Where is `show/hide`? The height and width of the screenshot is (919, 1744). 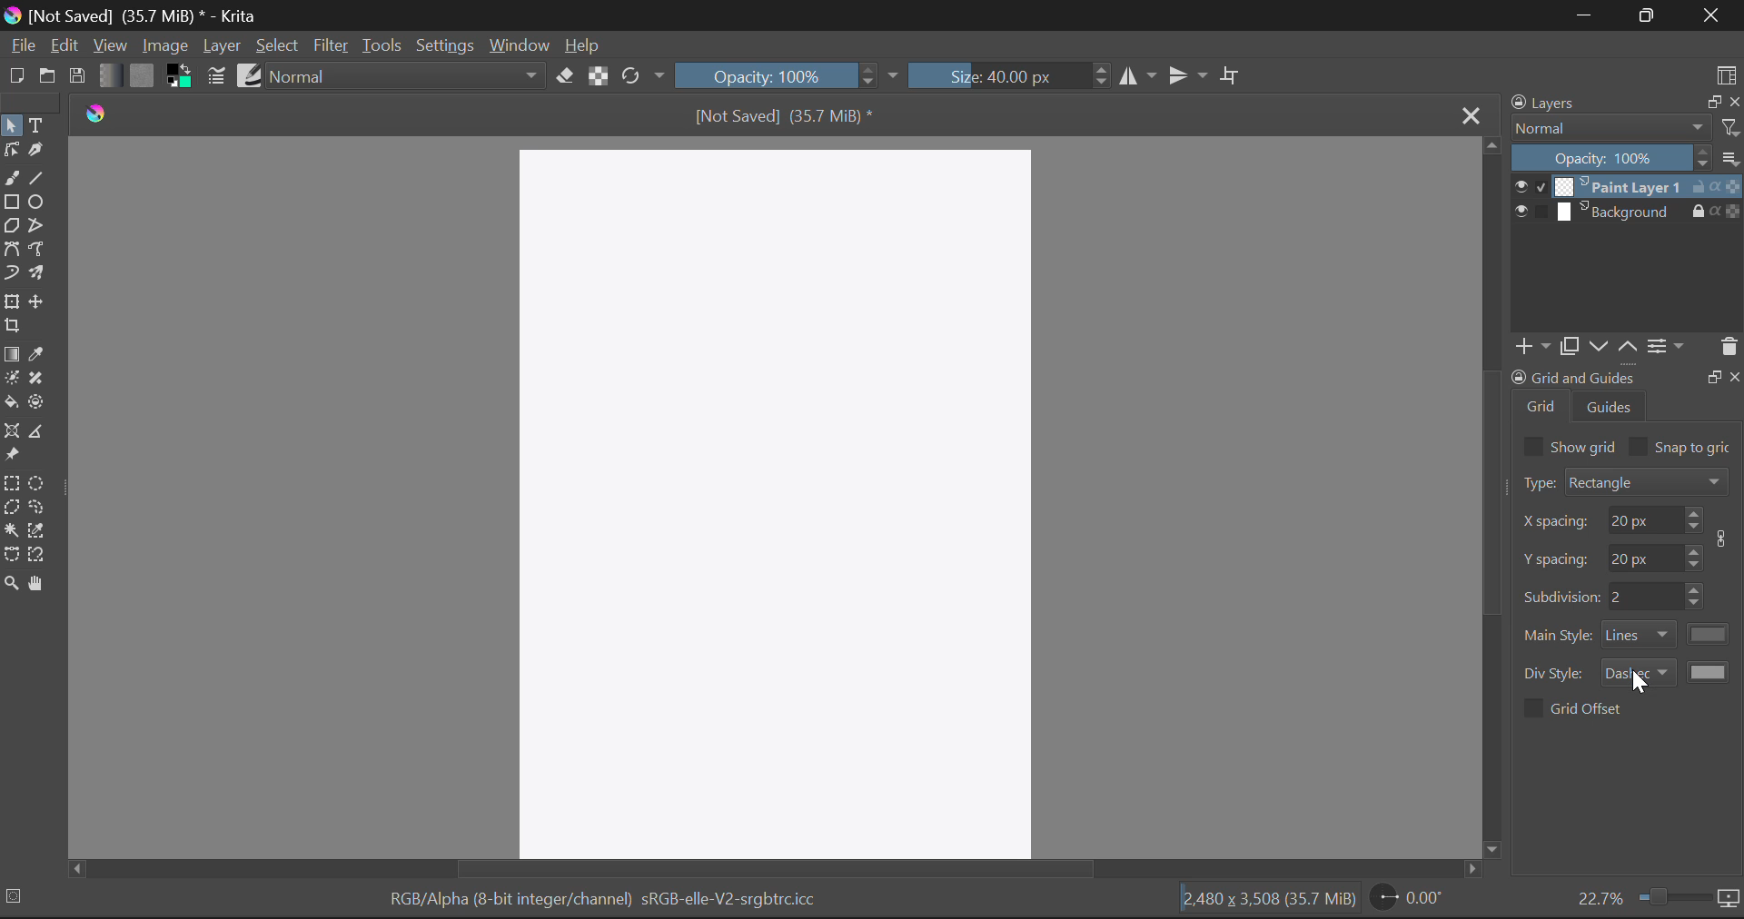 show/hide is located at coordinates (1530, 186).